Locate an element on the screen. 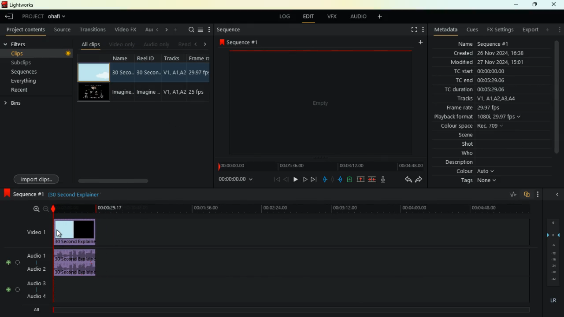  sequence is located at coordinates (229, 30).